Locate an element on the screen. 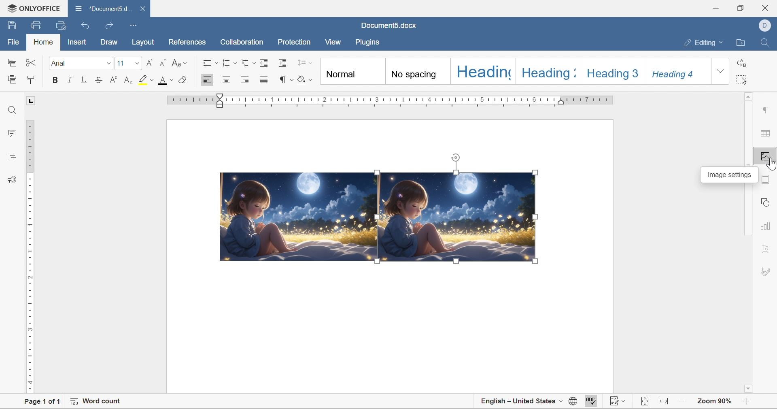  drop down is located at coordinates (136, 64).